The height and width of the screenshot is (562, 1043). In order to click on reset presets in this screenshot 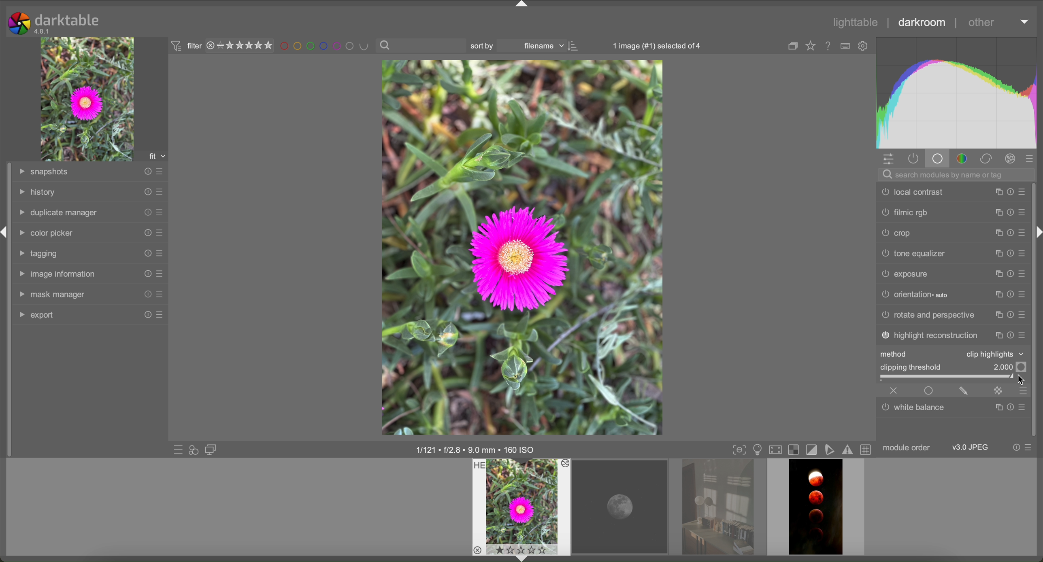, I will do `click(1010, 335)`.